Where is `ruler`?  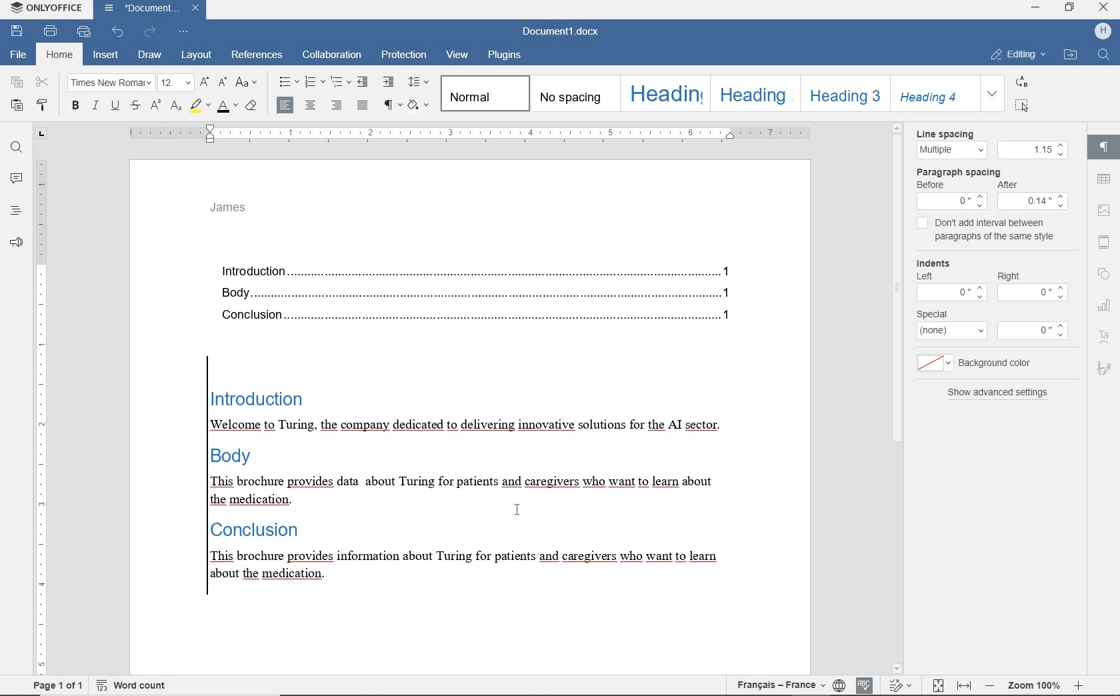
ruler is located at coordinates (475, 134).